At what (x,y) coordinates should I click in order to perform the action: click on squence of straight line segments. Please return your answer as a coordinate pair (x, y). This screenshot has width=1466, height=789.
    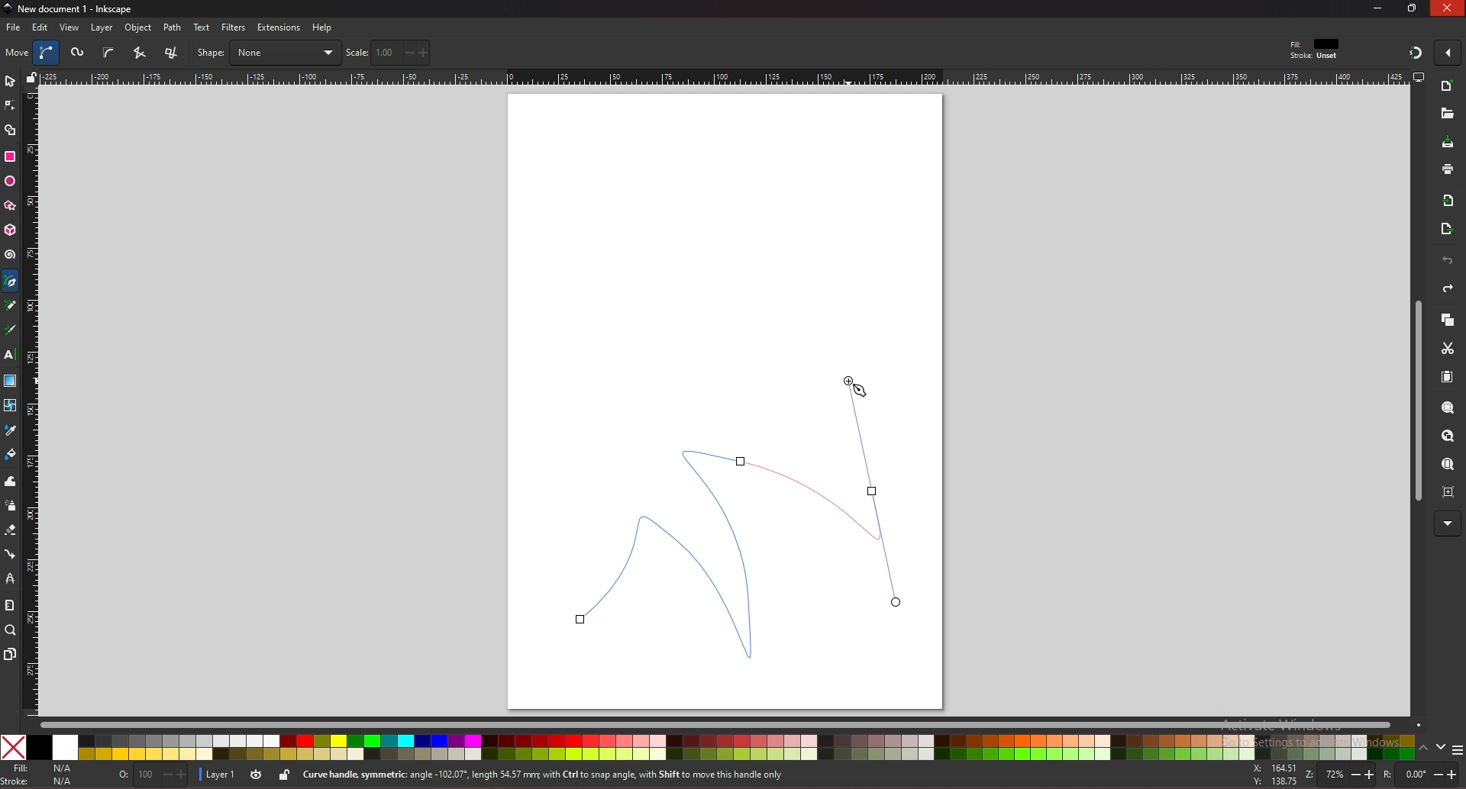
    Looking at the image, I should click on (139, 53).